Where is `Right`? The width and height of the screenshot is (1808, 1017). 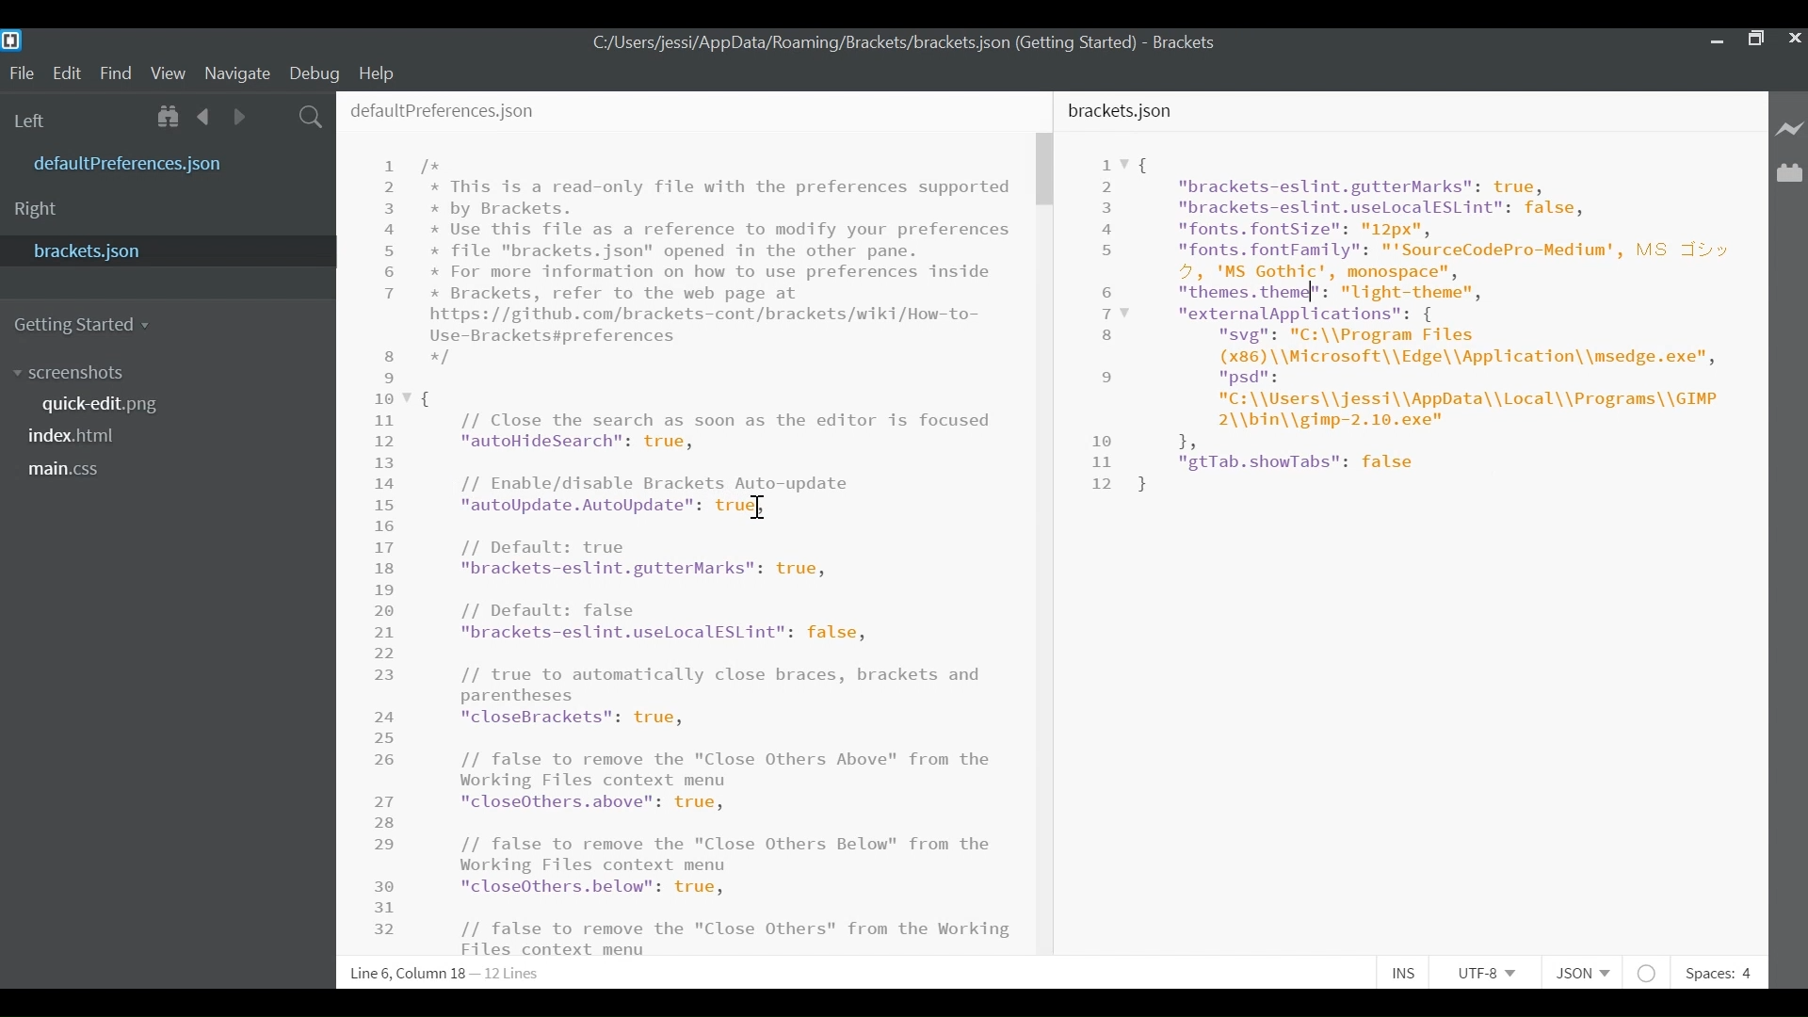 Right is located at coordinates (36, 210).